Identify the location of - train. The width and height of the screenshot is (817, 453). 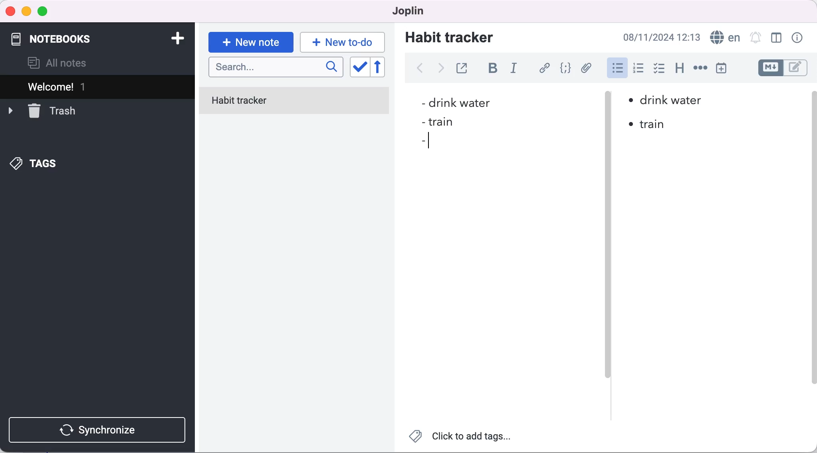
(435, 123).